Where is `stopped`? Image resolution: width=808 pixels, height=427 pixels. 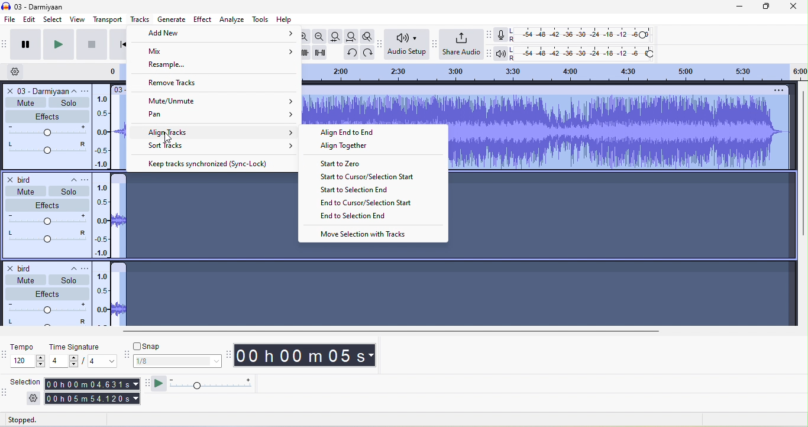 stopped is located at coordinates (36, 419).